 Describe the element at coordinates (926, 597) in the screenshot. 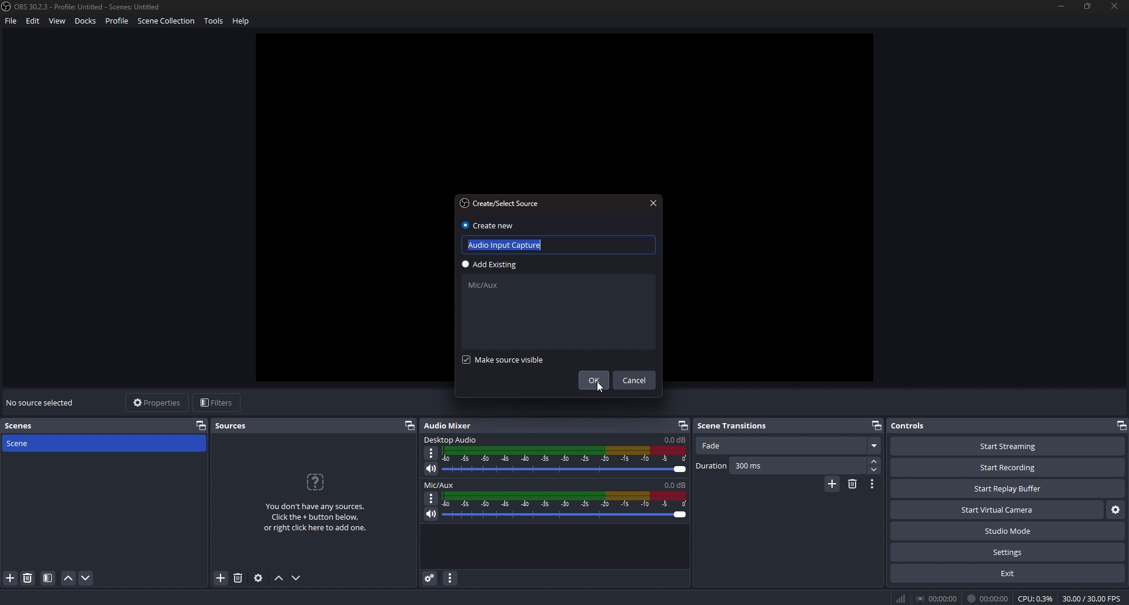

I see `® 00:00:00` at that location.